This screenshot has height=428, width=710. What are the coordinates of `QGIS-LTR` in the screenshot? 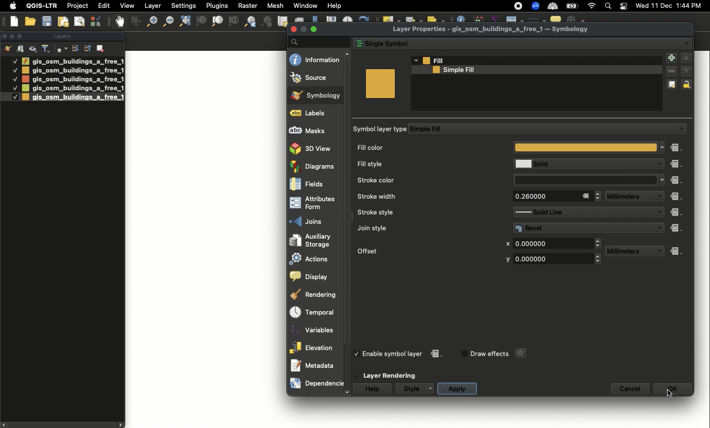 It's located at (42, 5).